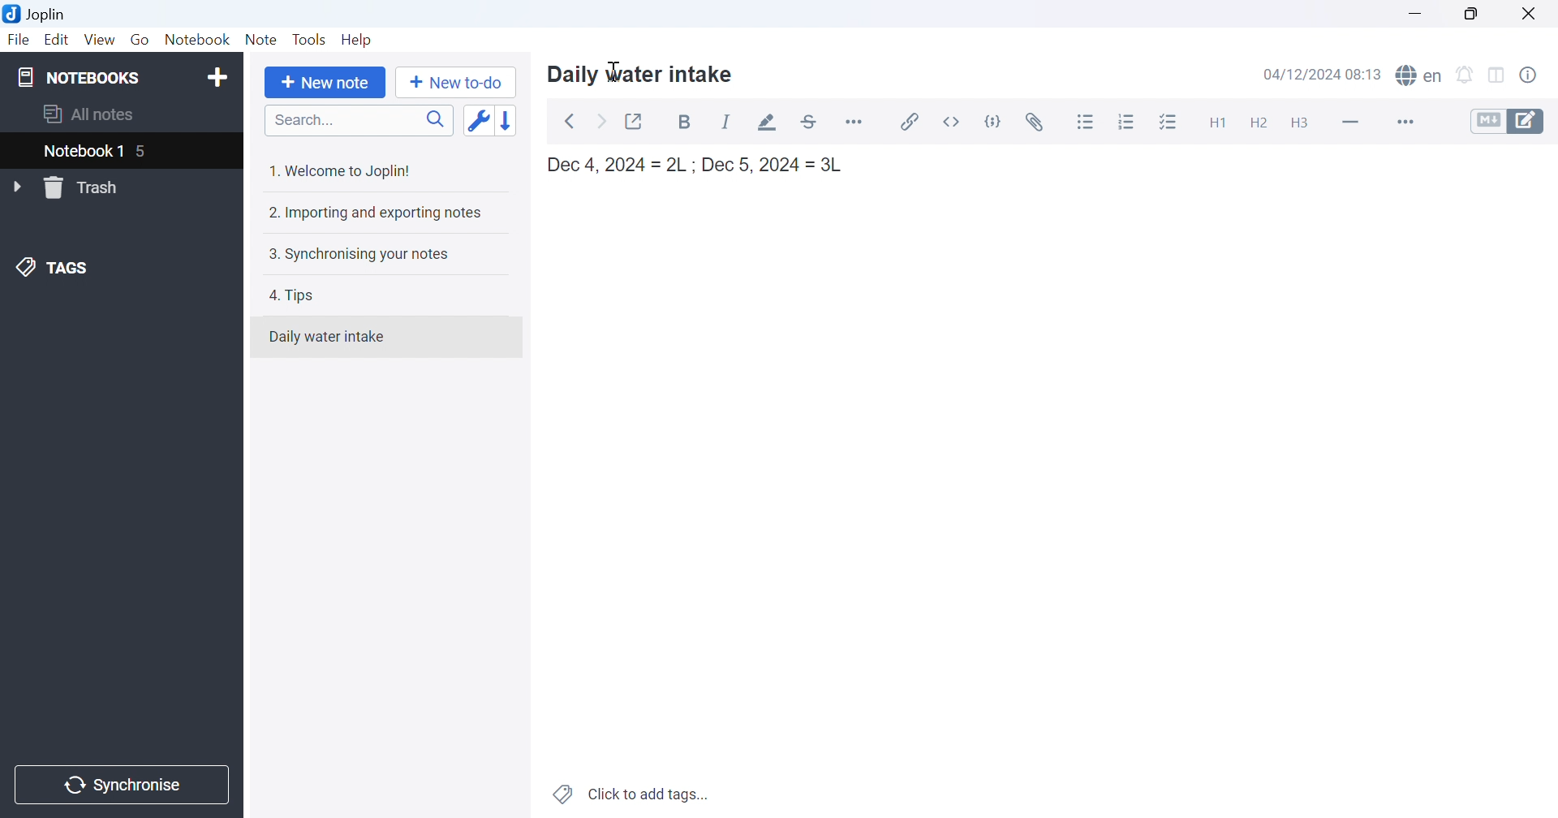  What do you see at coordinates (1509, 122) in the screenshot?
I see `Toggle editors` at bounding box center [1509, 122].